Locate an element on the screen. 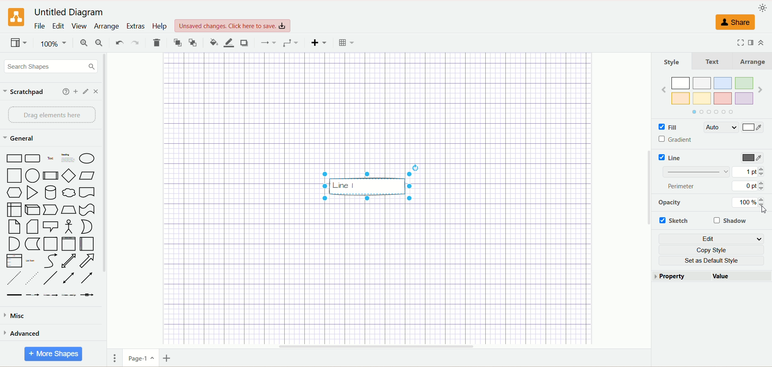 The height and width of the screenshot is (367, 772). table is located at coordinates (345, 42).